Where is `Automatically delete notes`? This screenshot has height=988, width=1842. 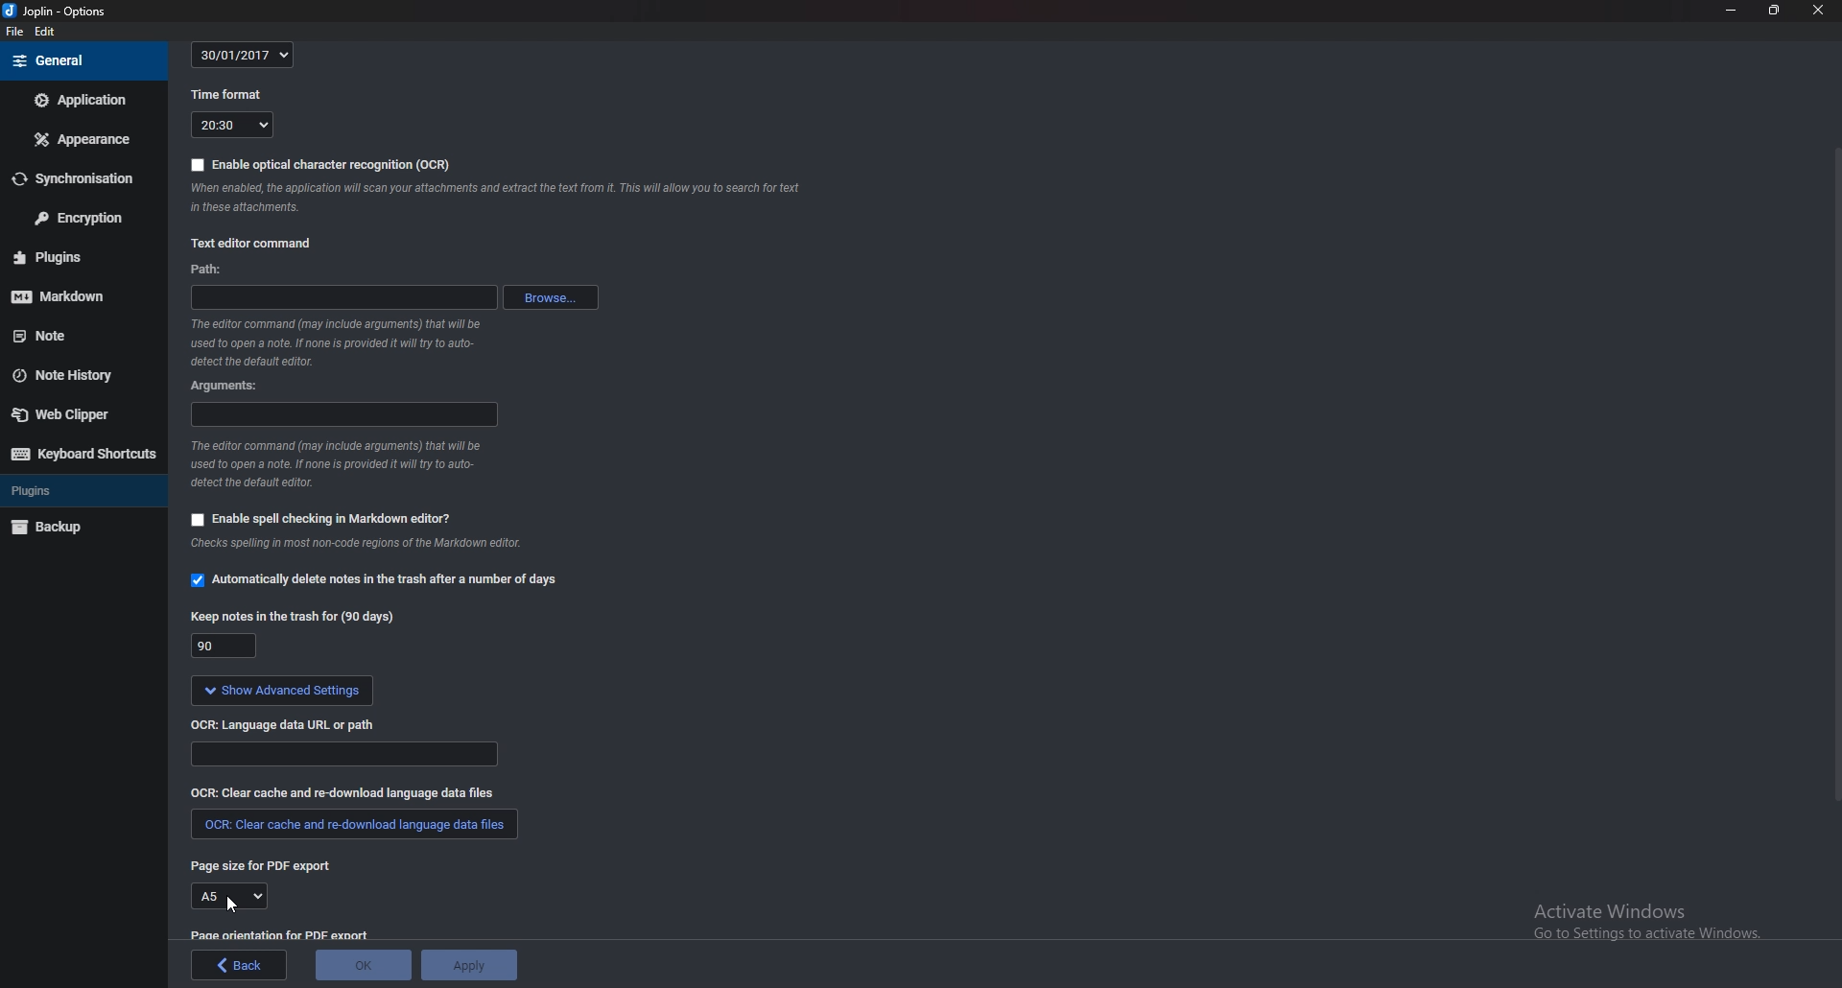
Automatically delete notes is located at coordinates (382, 582).